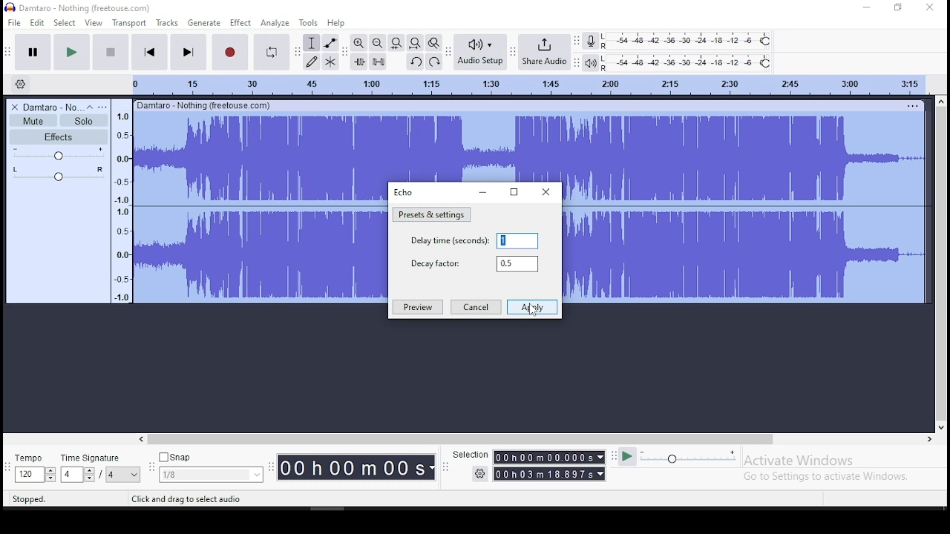 The image size is (950, 534). I want to click on 1, so click(518, 241).